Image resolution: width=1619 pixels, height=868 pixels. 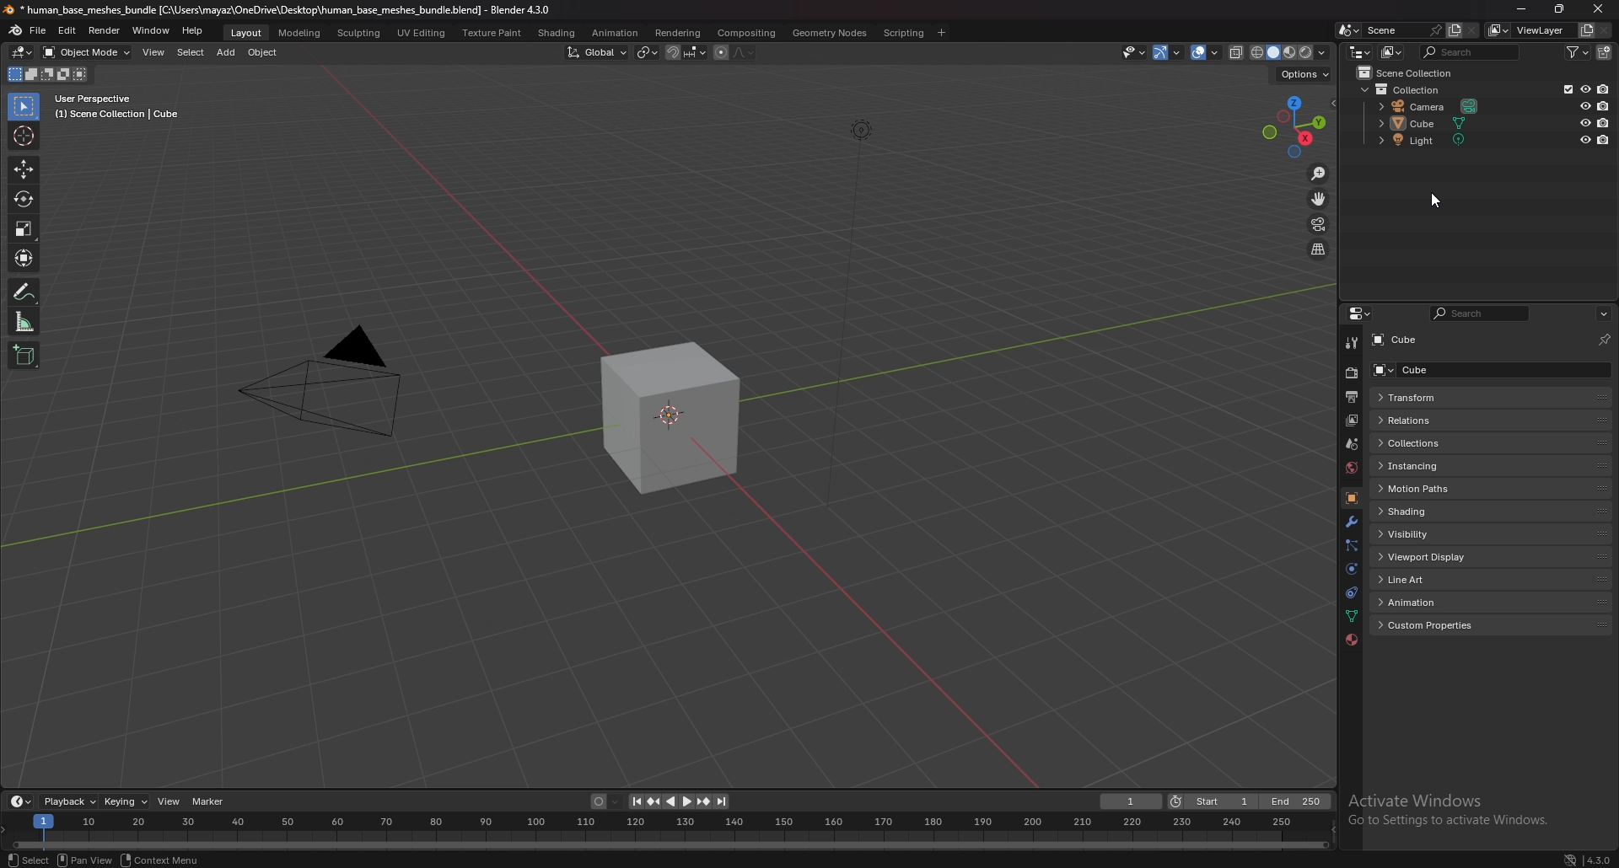 What do you see at coordinates (24, 355) in the screenshot?
I see `add cube` at bounding box center [24, 355].